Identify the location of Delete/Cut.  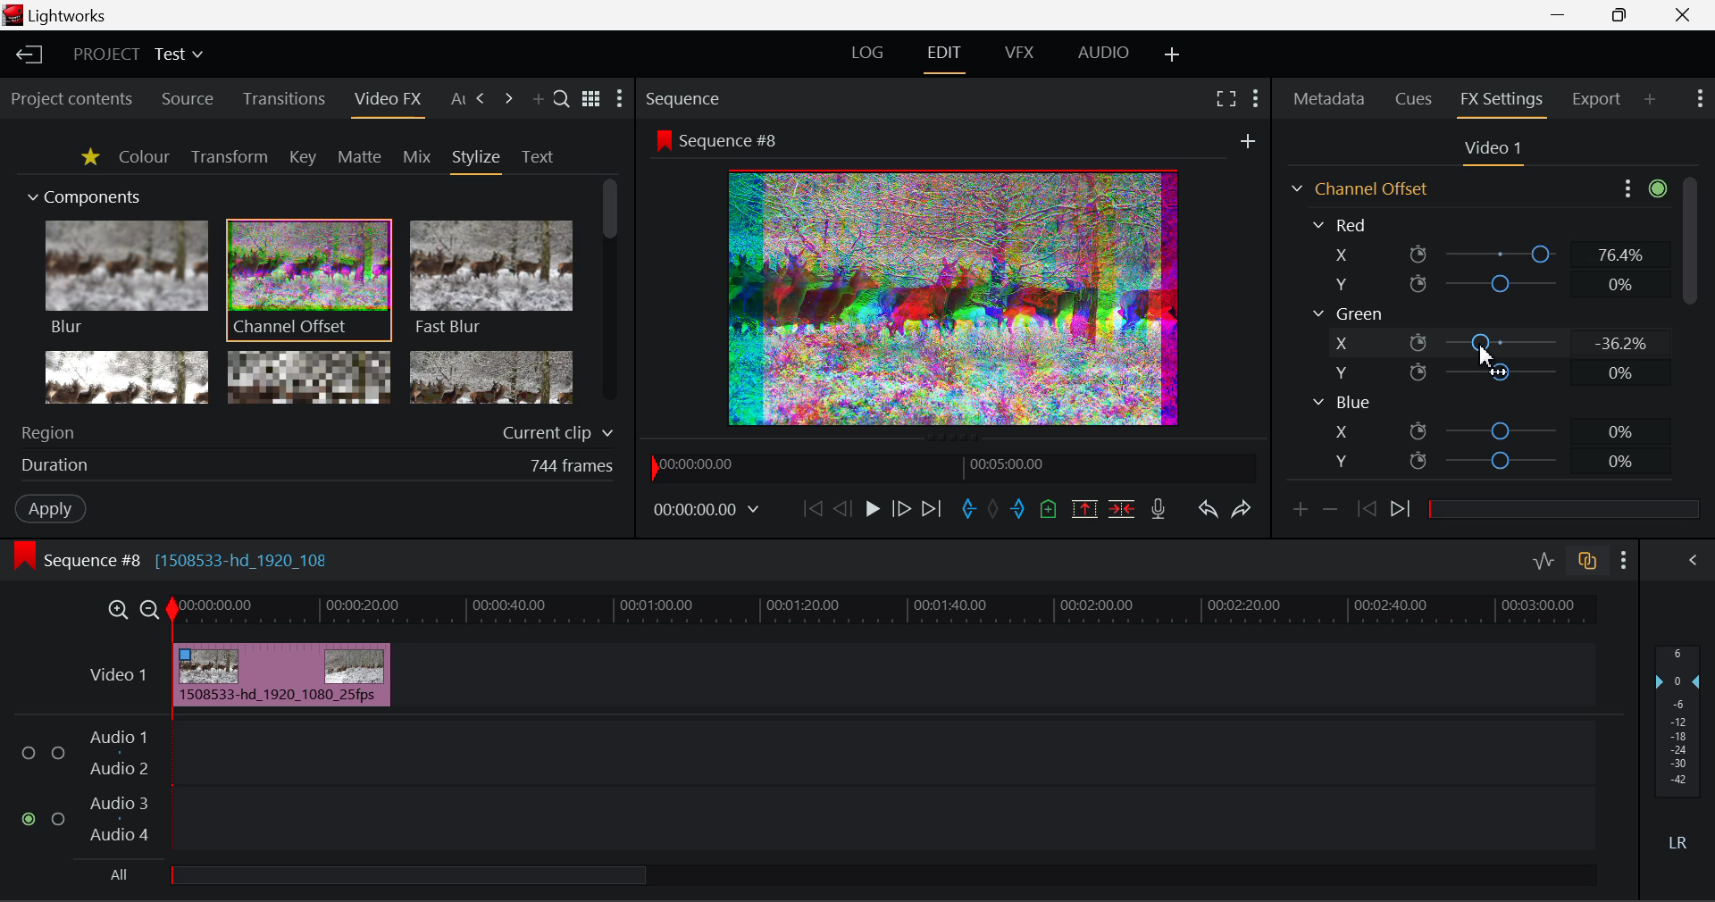
(1124, 510).